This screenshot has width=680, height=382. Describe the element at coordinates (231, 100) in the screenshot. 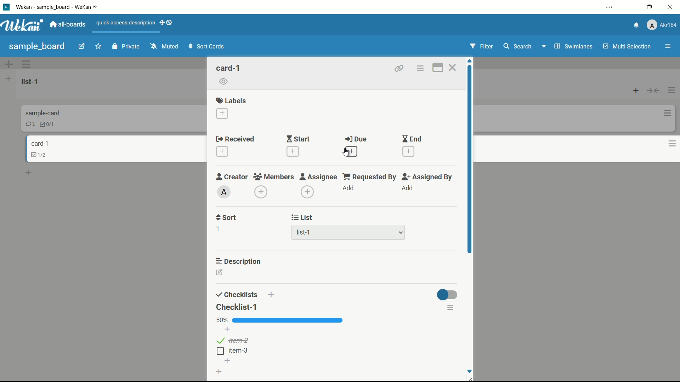

I see `labels` at that location.